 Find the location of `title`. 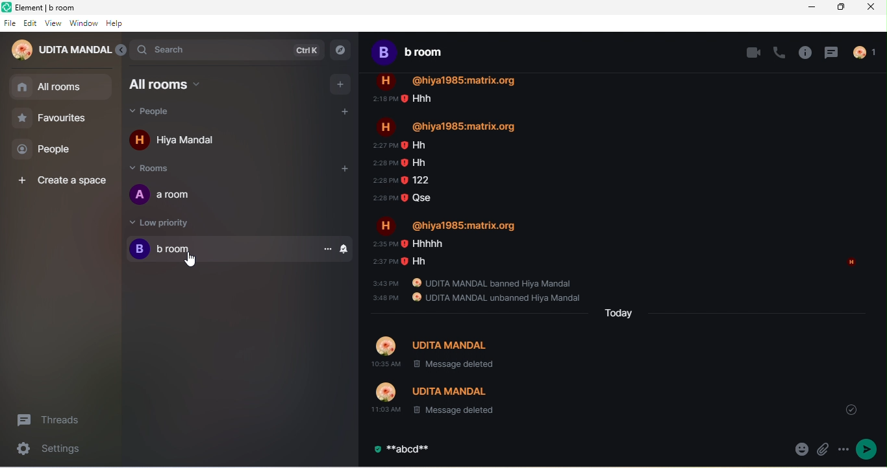

title is located at coordinates (65, 8).